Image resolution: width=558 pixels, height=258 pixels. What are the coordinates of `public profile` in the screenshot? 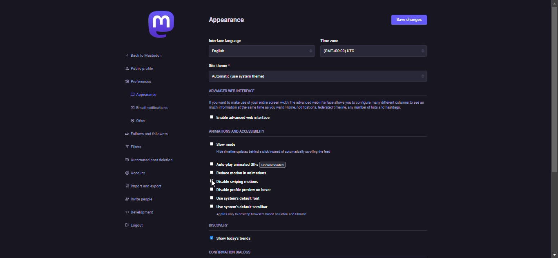 It's located at (143, 68).